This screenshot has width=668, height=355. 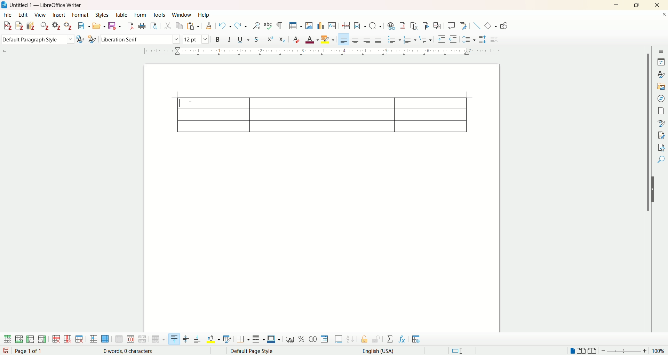 I want to click on format as currency, so click(x=289, y=340).